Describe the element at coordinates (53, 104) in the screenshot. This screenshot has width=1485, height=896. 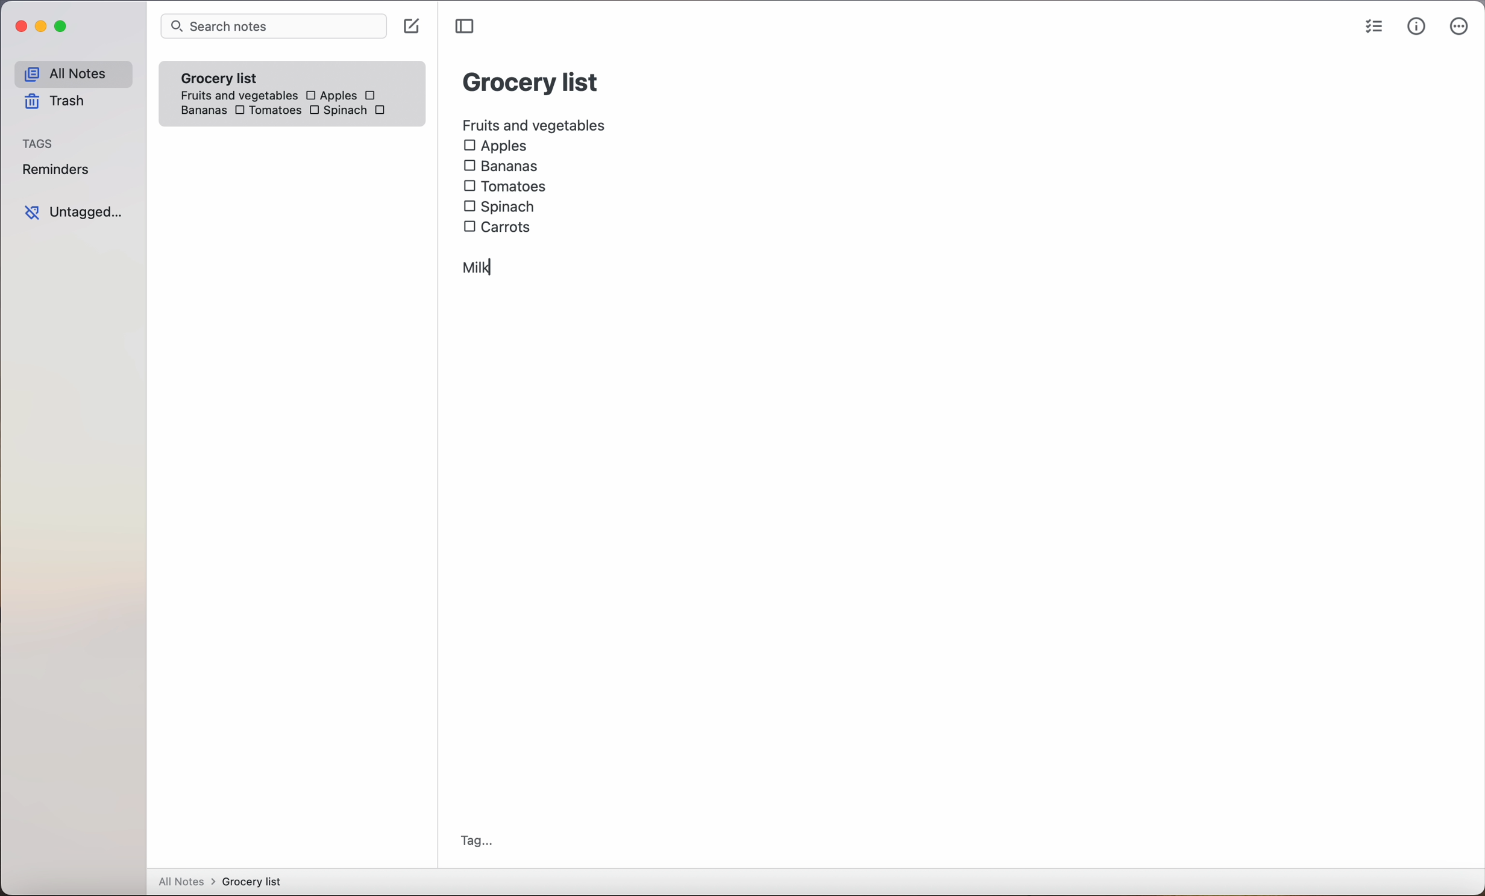
I see `trash` at that location.